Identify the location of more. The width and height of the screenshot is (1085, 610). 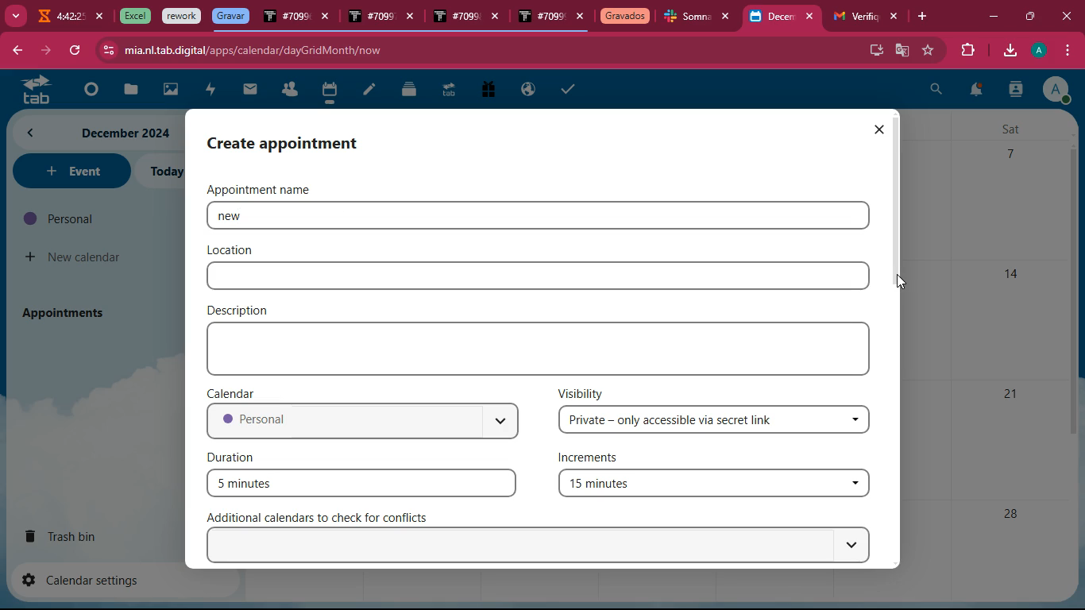
(14, 14).